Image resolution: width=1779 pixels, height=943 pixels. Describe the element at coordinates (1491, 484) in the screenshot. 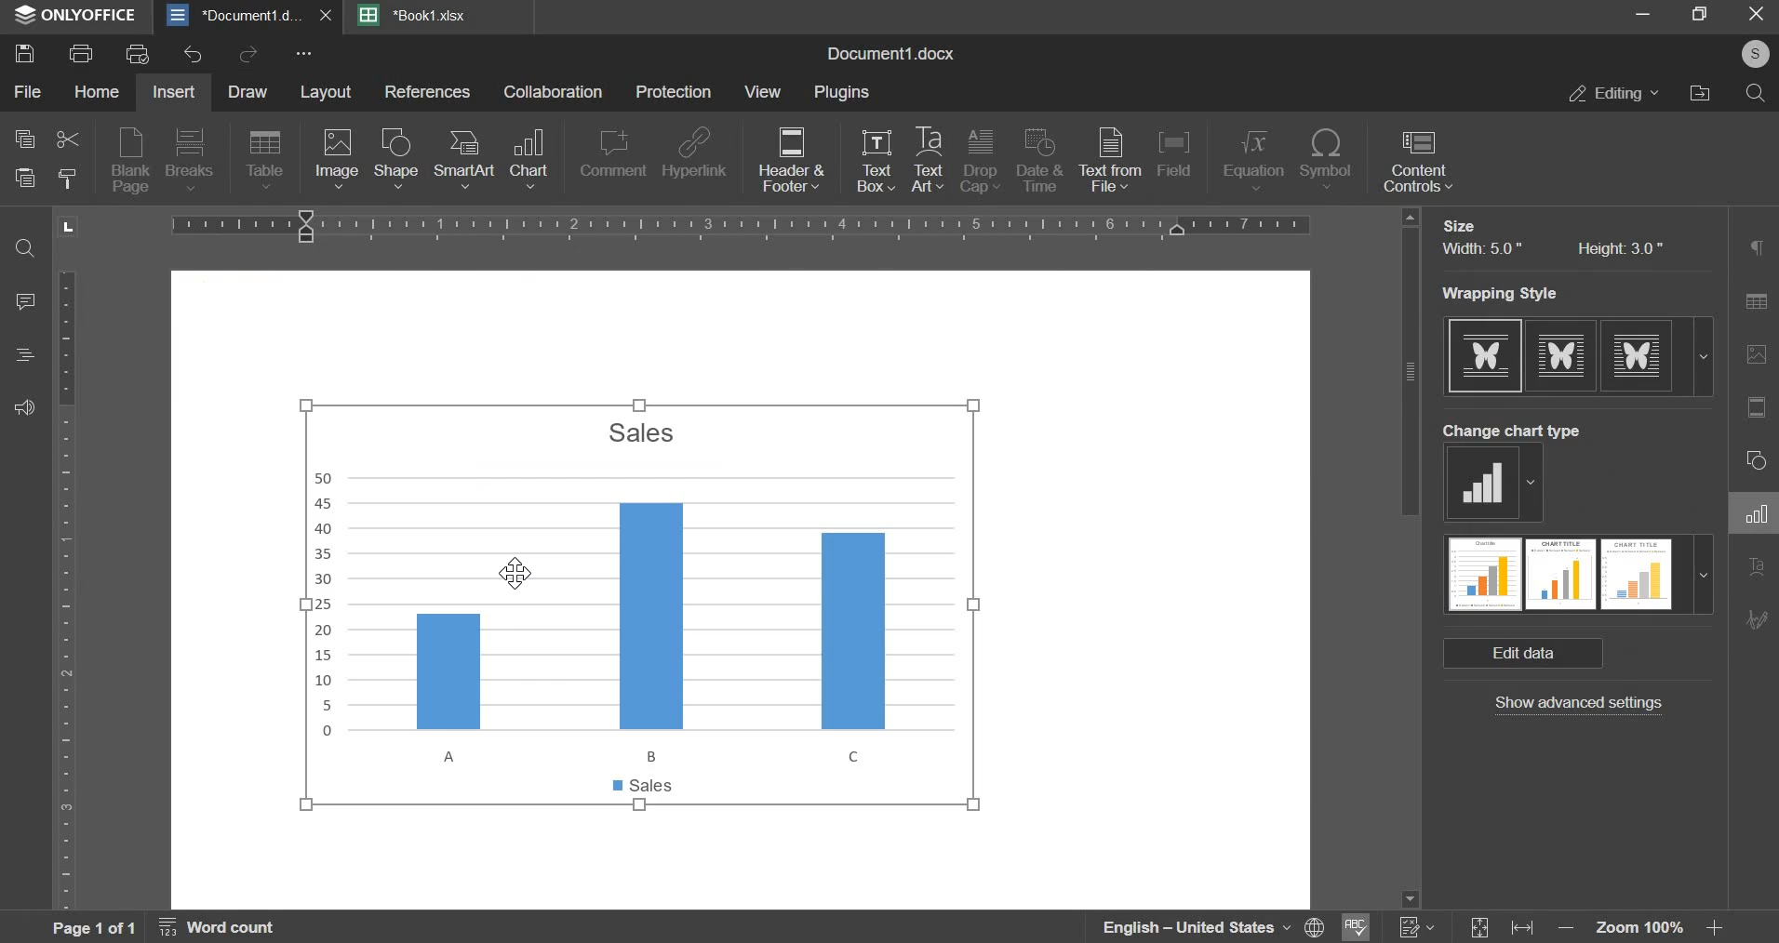

I see `change chart type` at that location.